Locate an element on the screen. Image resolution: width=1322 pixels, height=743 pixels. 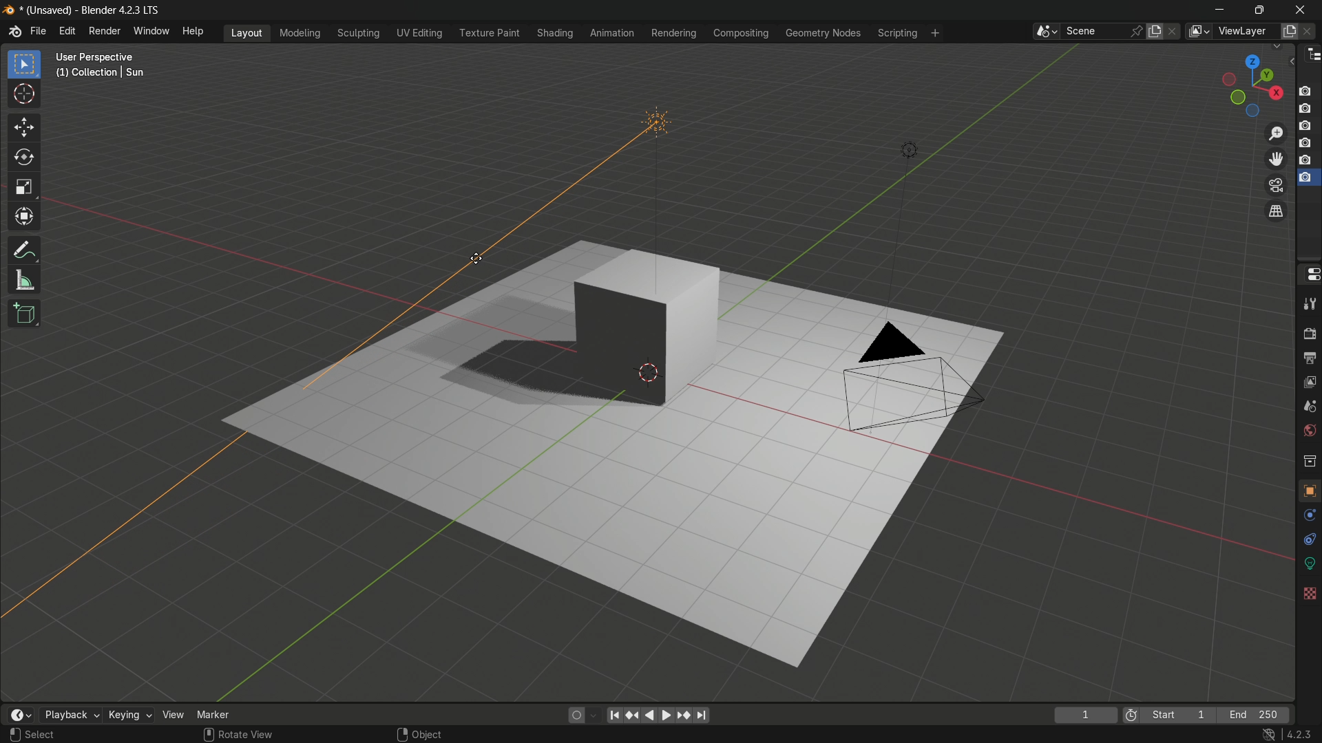
no internet icon is located at coordinates (1271, 735).